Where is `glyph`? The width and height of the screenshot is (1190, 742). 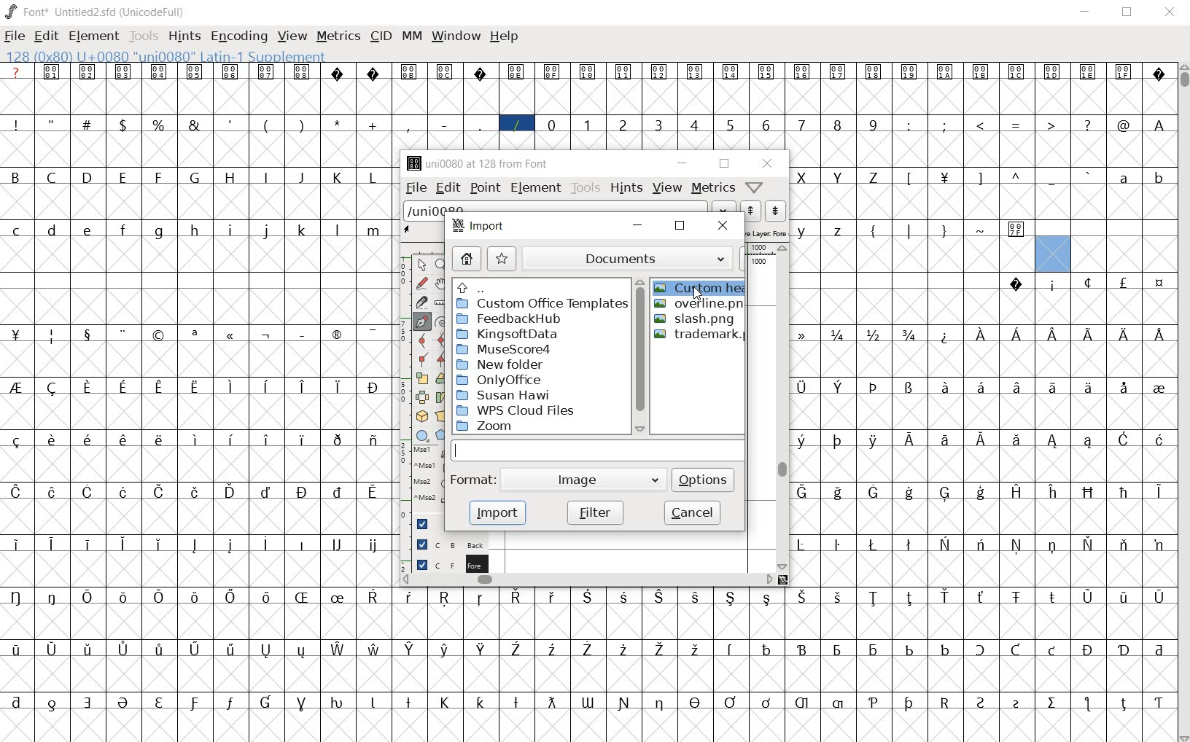
glyph is located at coordinates (981, 386).